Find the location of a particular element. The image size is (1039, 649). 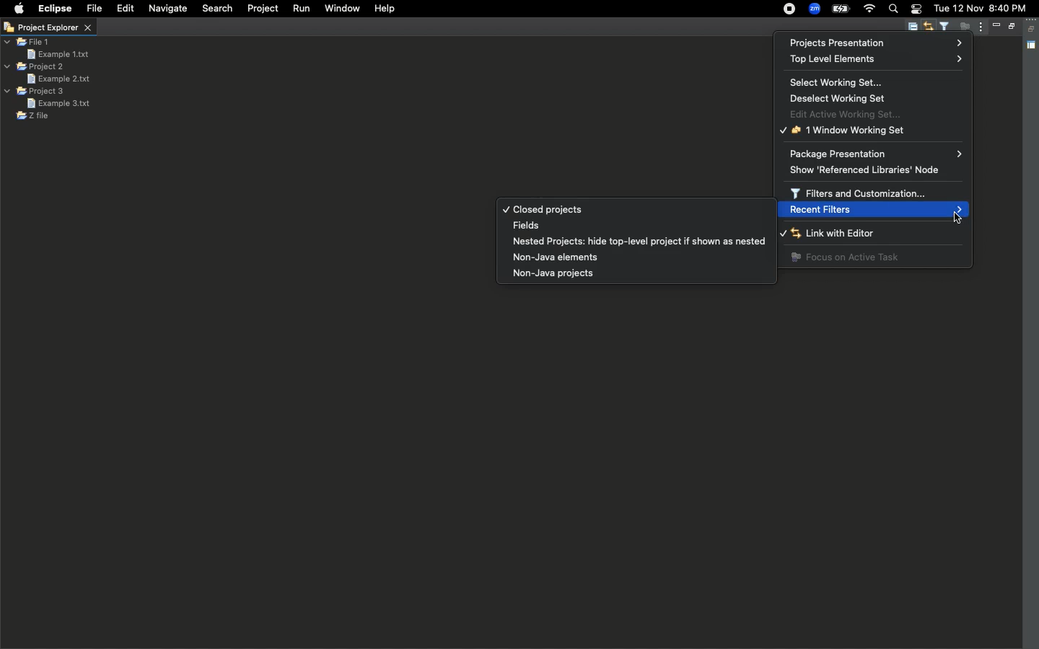

Window is located at coordinates (341, 10).